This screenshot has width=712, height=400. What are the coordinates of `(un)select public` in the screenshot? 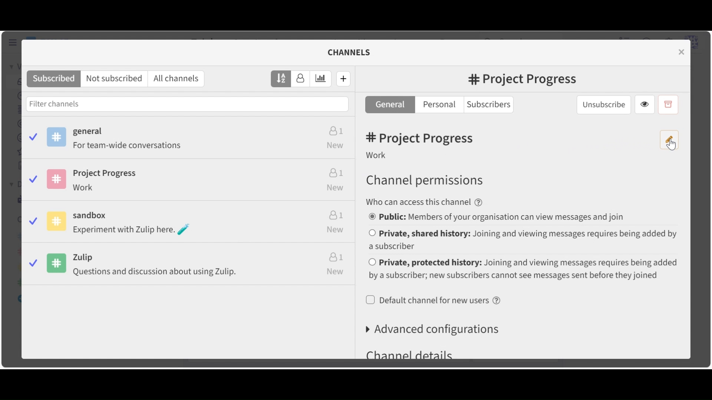 It's located at (500, 217).